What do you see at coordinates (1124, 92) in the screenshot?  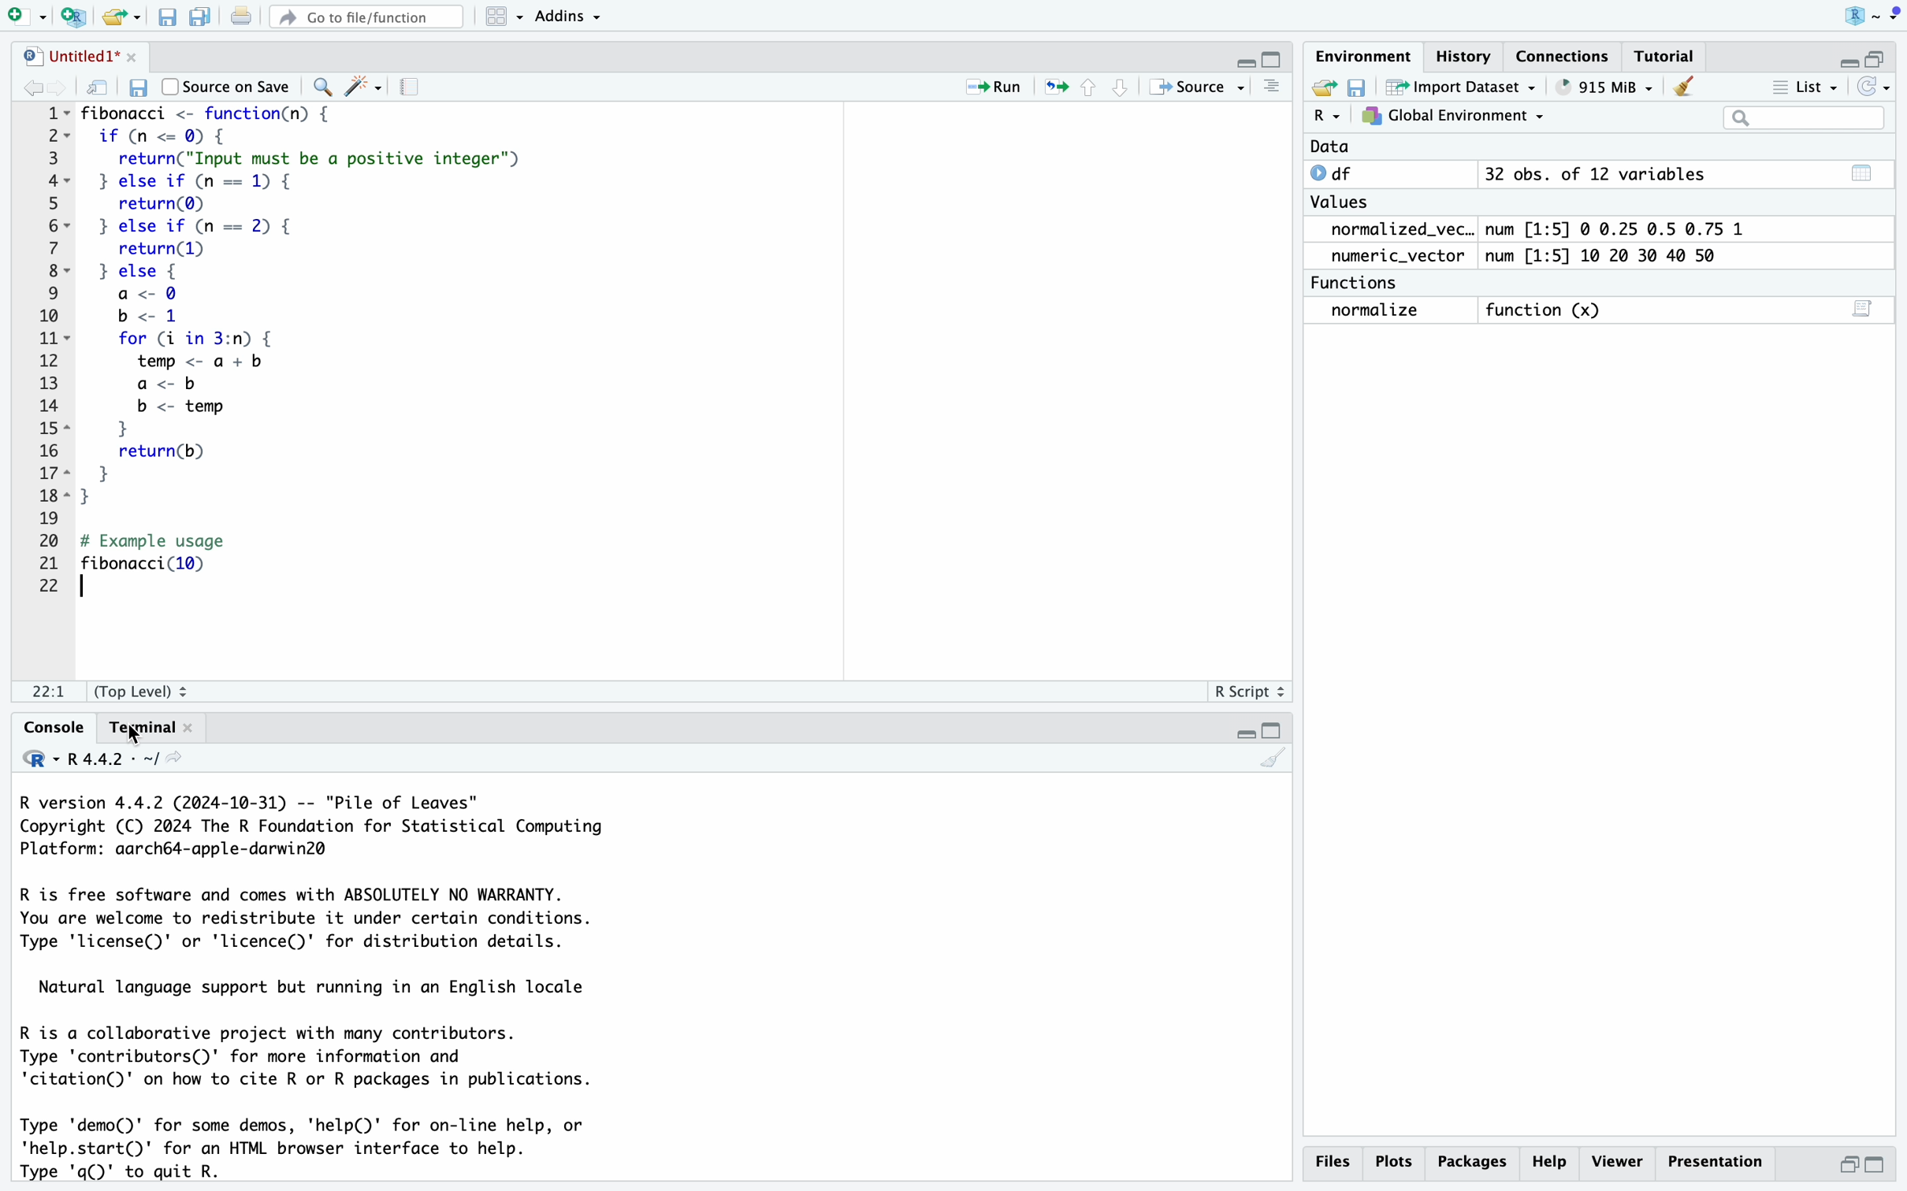 I see `go to next section/chunk` at bounding box center [1124, 92].